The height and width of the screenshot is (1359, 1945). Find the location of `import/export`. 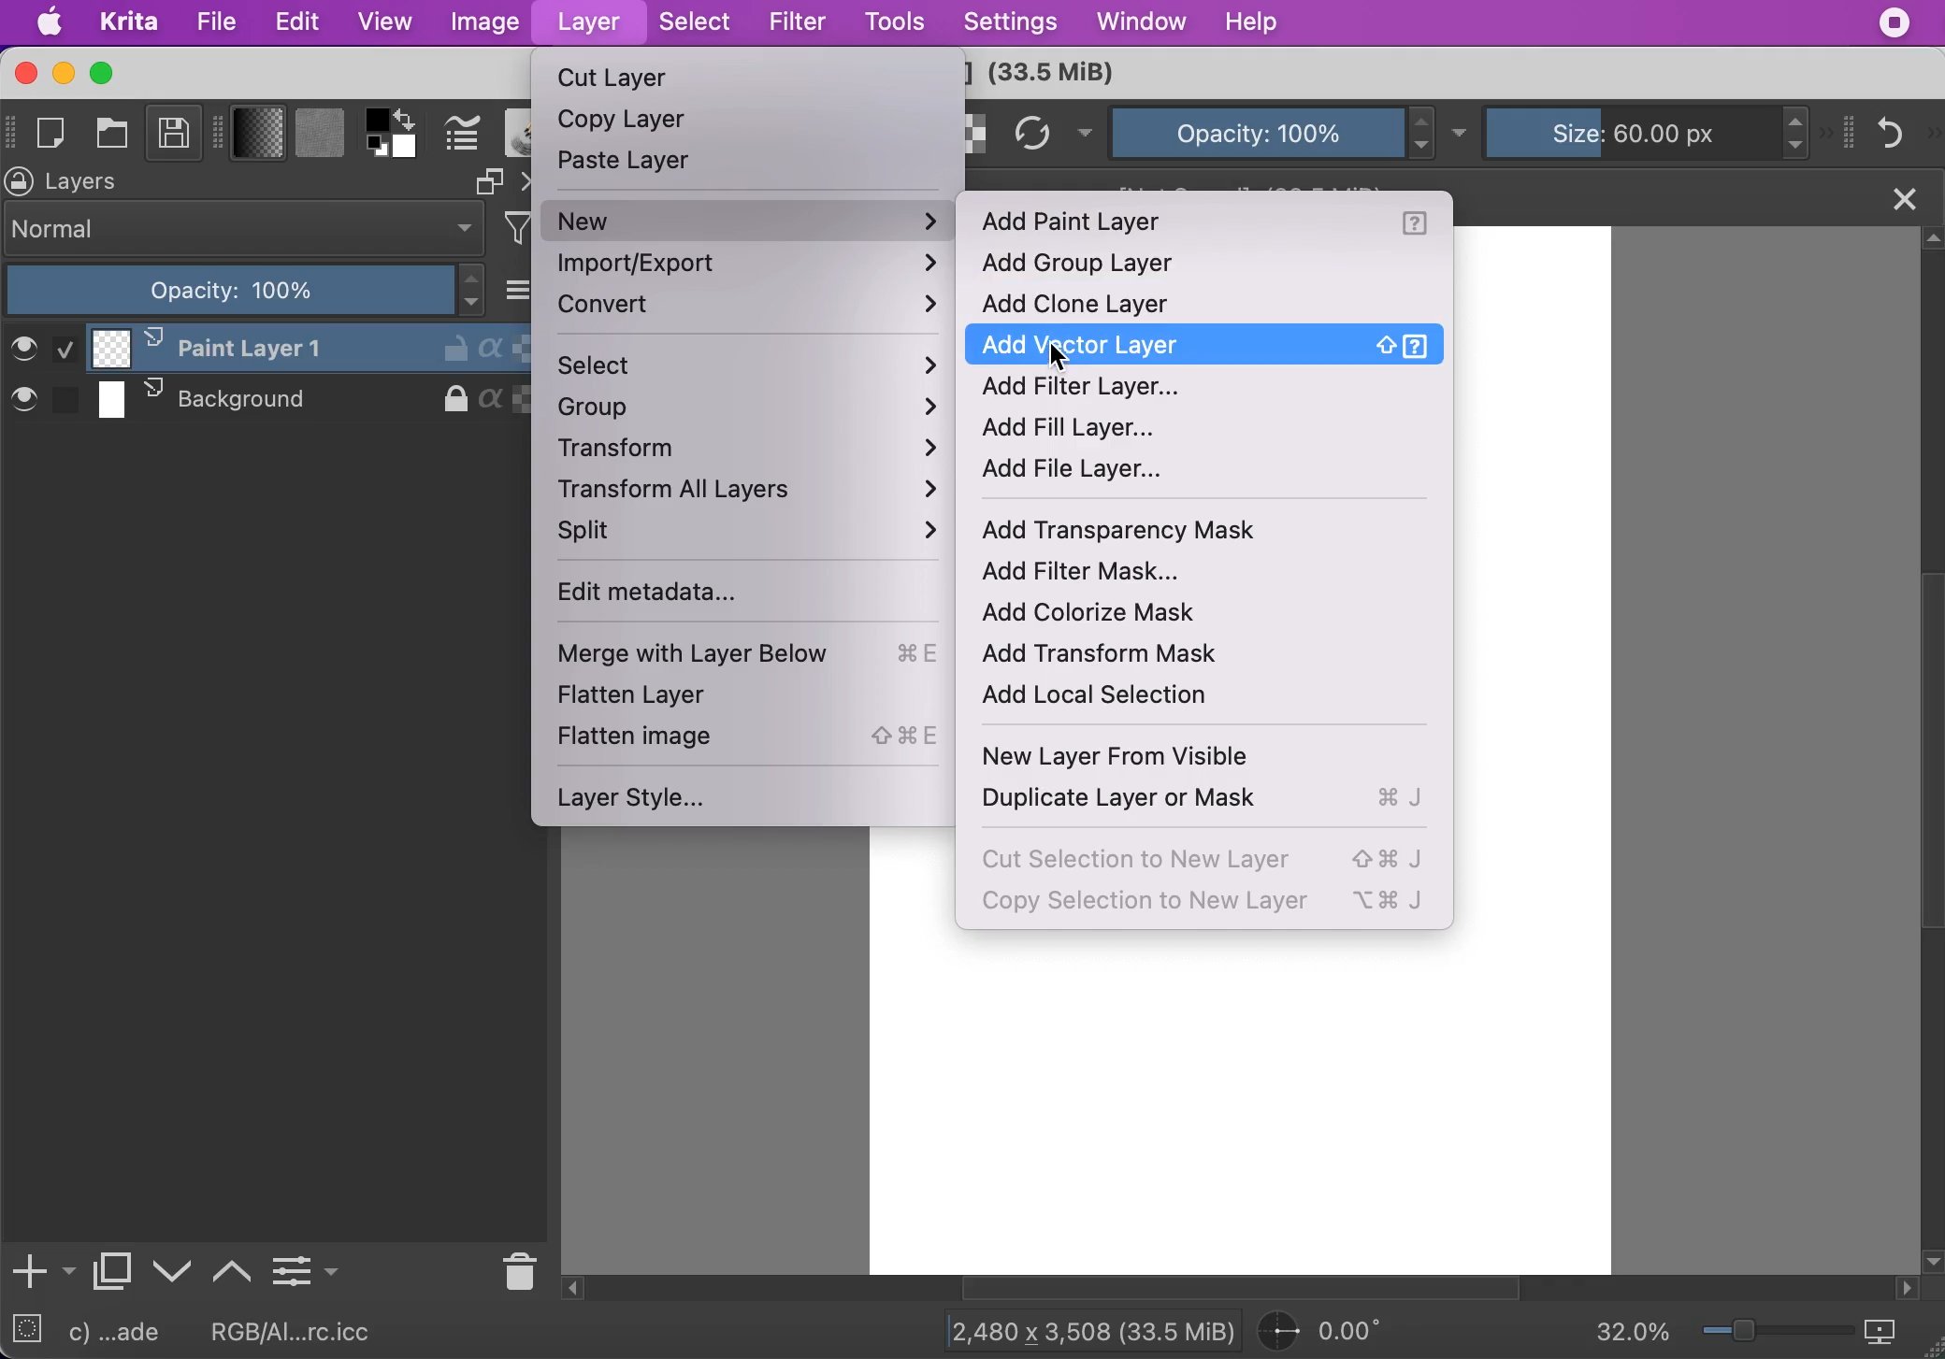

import/export is located at coordinates (751, 265).